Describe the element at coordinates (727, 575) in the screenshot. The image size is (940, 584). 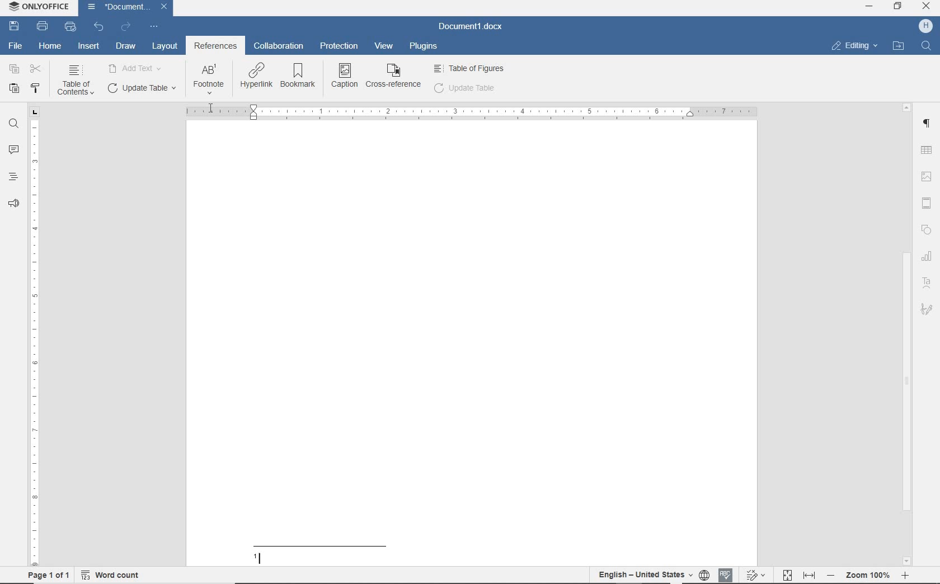
I see `spell check` at that location.